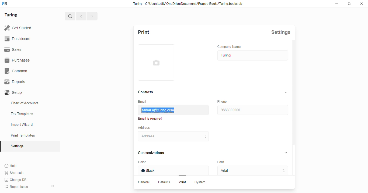 This screenshot has width=368, height=193. Describe the element at coordinates (156, 65) in the screenshot. I see `add profile image` at that location.